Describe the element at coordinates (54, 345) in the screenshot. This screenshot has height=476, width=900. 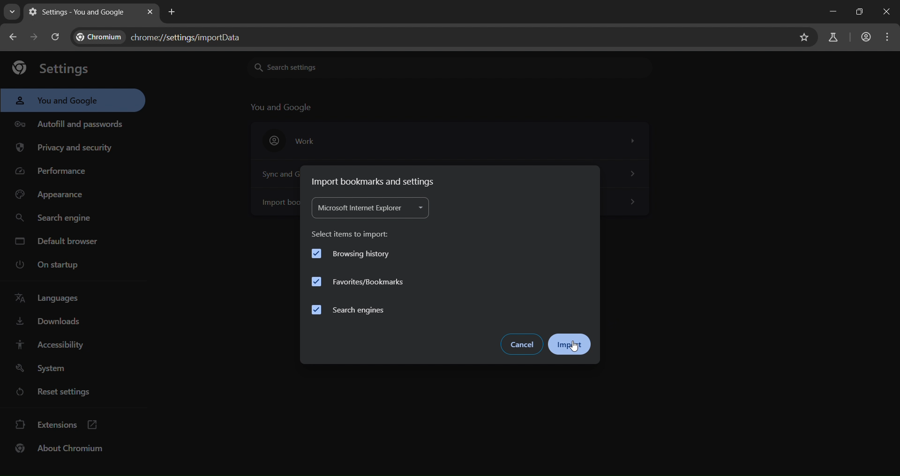
I see `accessibility` at that location.